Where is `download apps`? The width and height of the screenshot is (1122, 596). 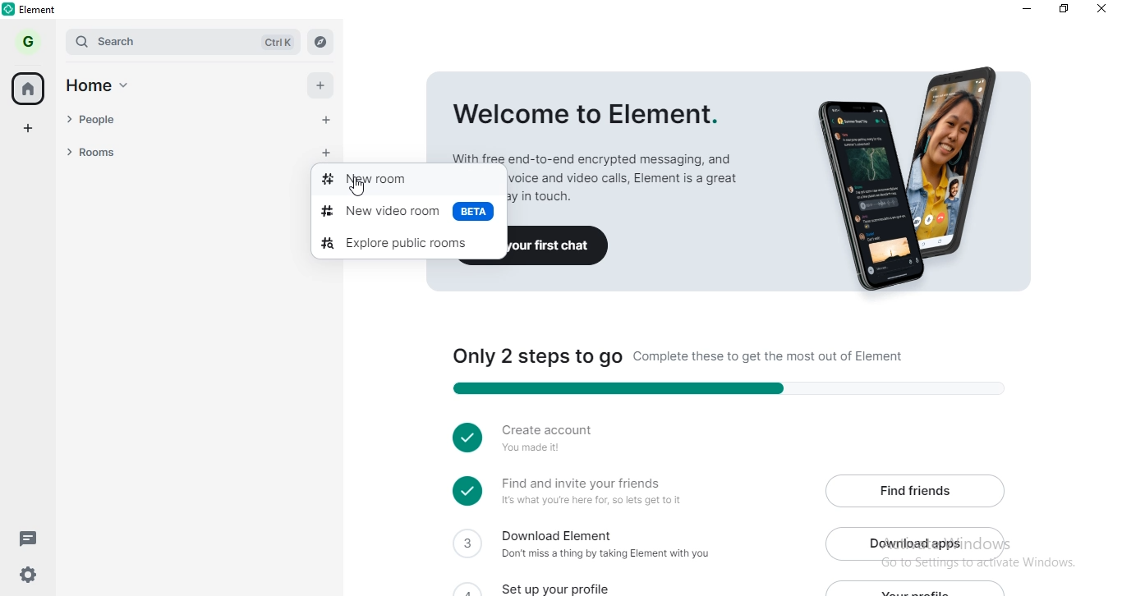
download apps is located at coordinates (917, 542).